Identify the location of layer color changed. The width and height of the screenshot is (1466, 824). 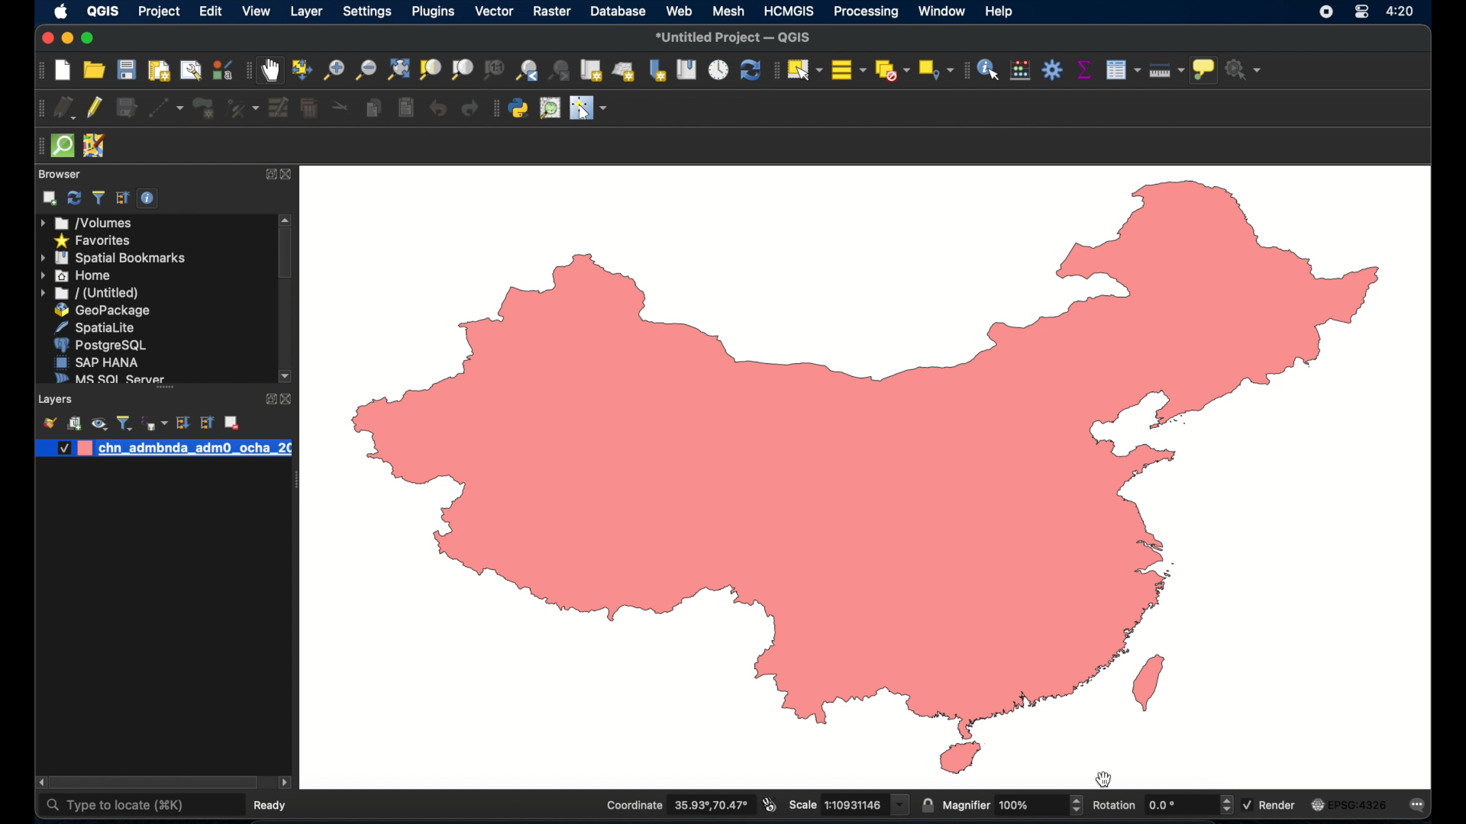
(84, 448).